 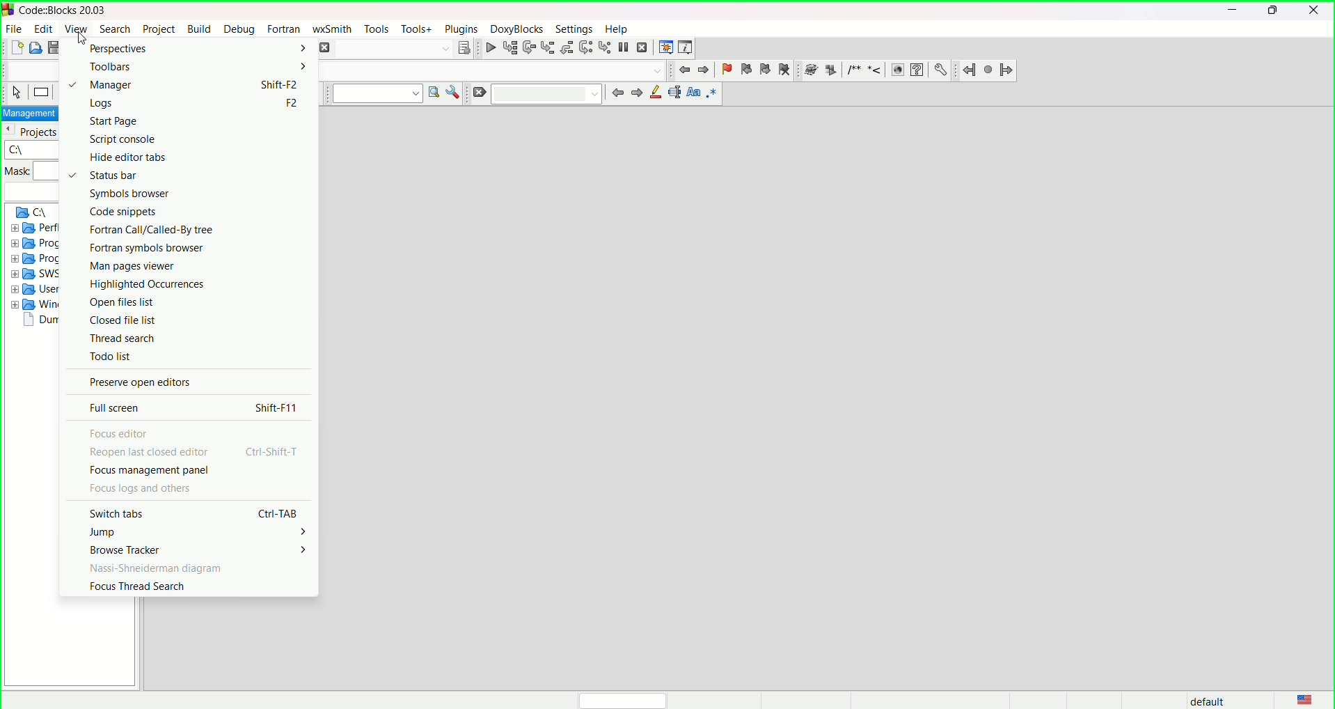 I want to click on Doxyblocks, so click(x=515, y=29).